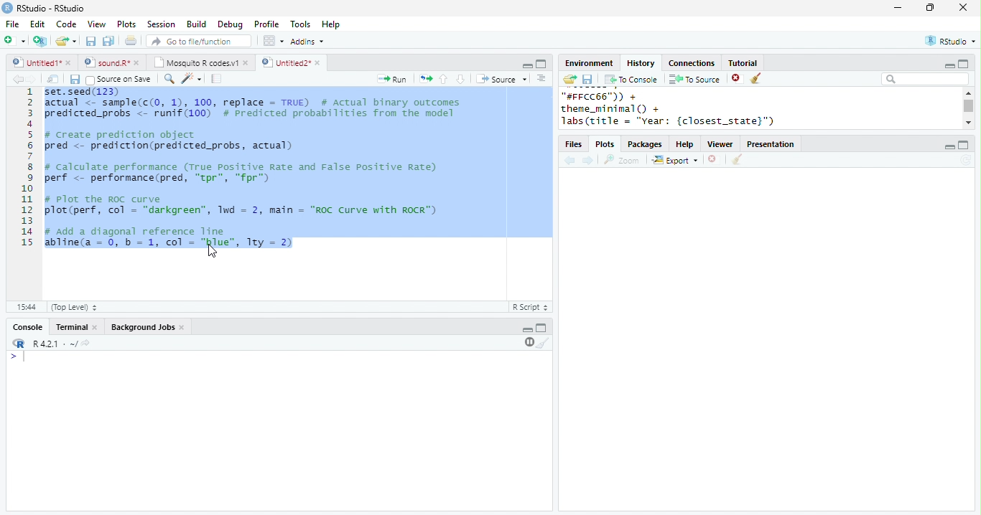 This screenshot has width=981, height=515. What do you see at coordinates (255, 106) in the screenshot?
I see `set.seed(123) actual <- sample(c(0, 1), 100, replace = TRUE) # Actual binary outcomespredicted probs < runif(100) # Predicted probabilities from the model` at bounding box center [255, 106].